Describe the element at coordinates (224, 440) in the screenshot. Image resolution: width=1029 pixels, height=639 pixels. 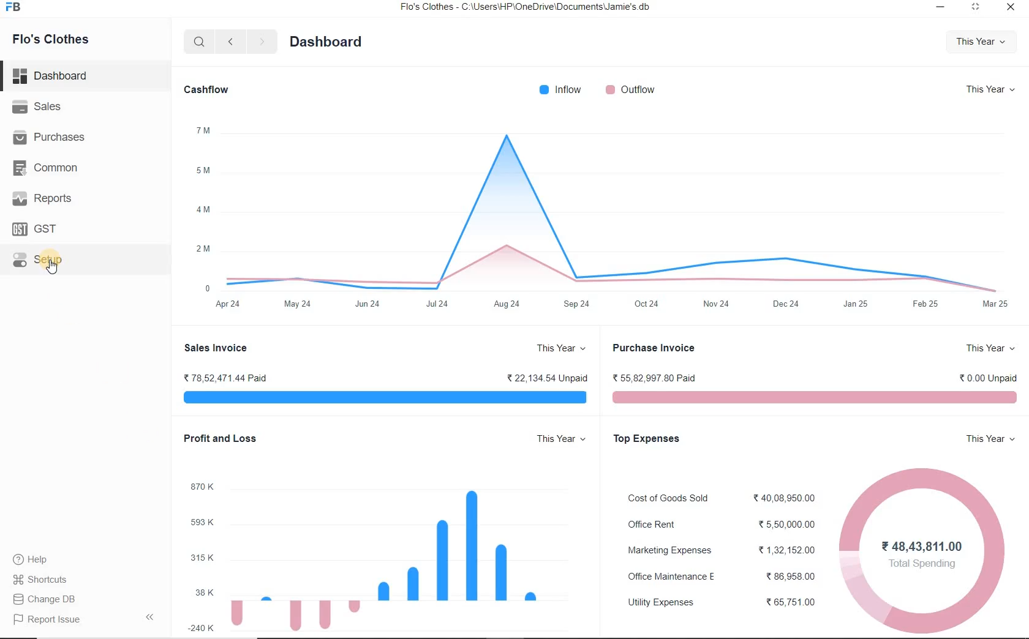
I see `profit and loss` at that location.